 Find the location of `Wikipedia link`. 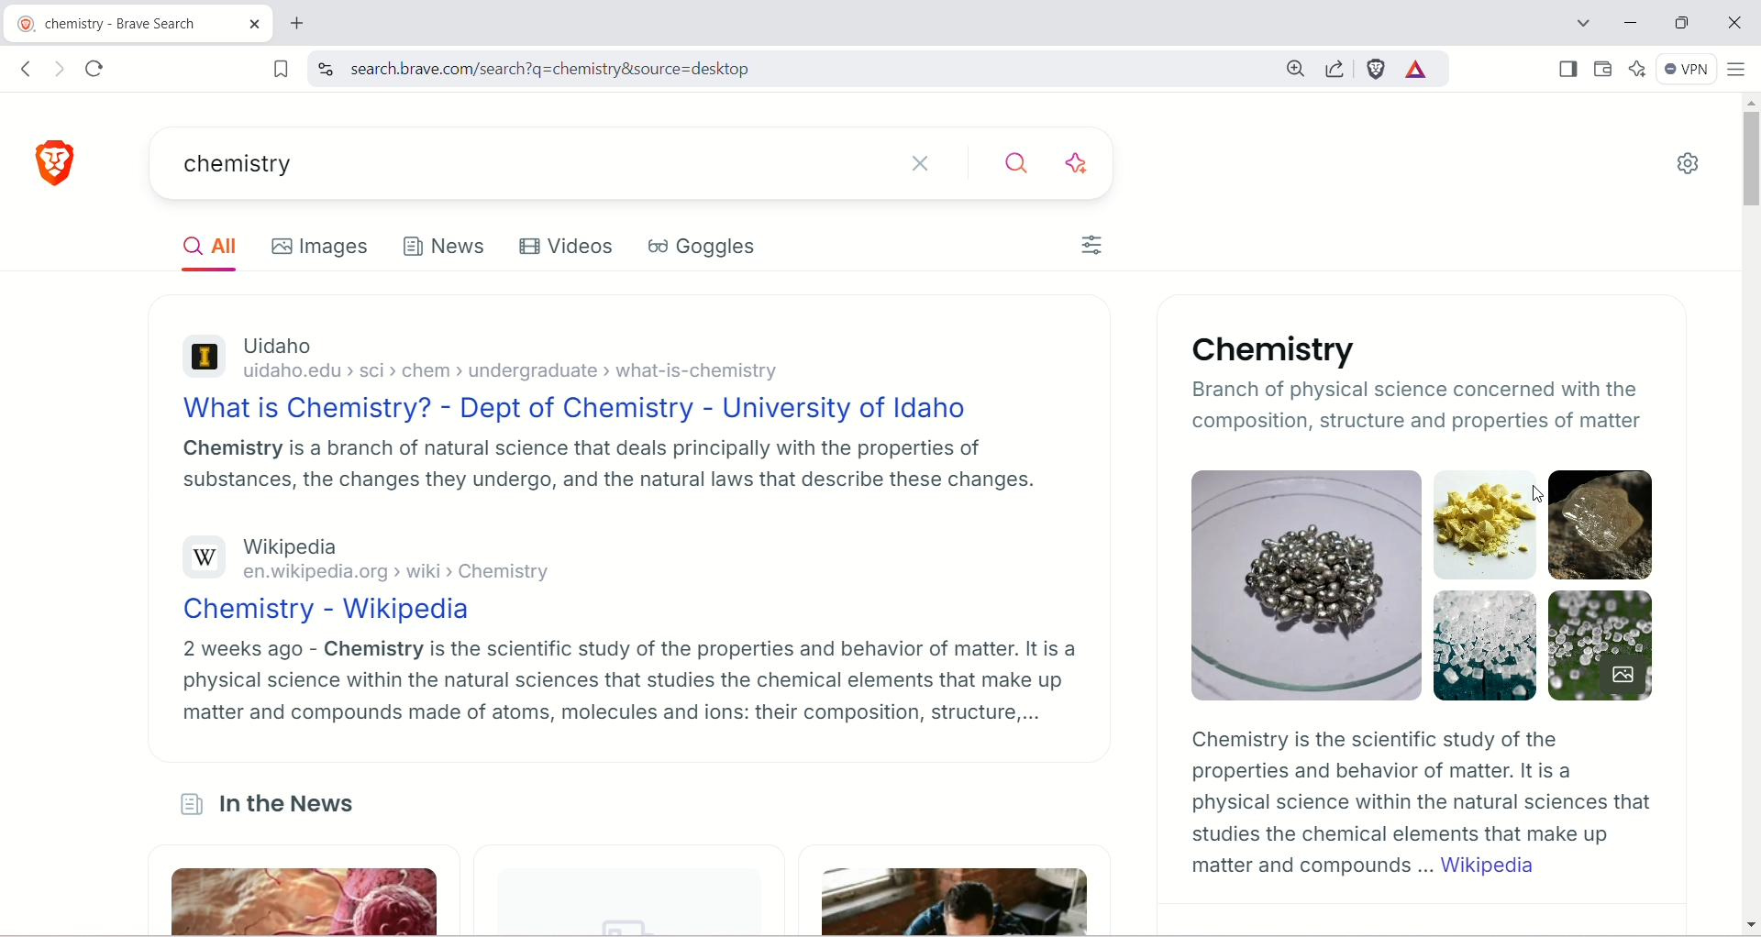

Wikipedia link is located at coordinates (1490, 866).